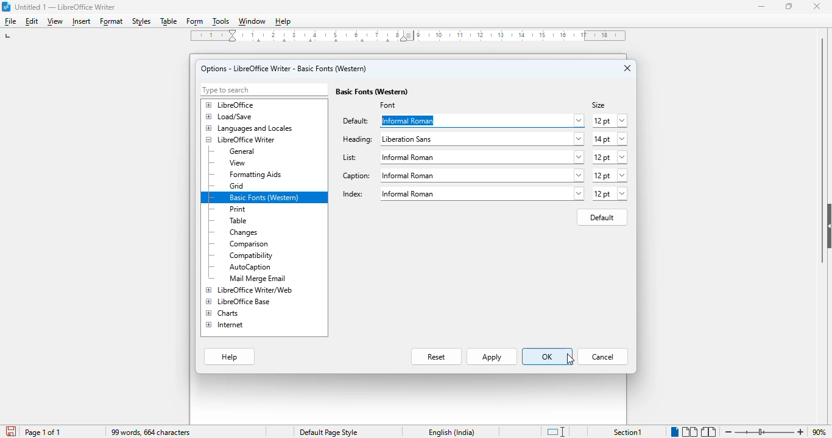  I want to click on zoom in or zoom out bar, so click(764, 432).